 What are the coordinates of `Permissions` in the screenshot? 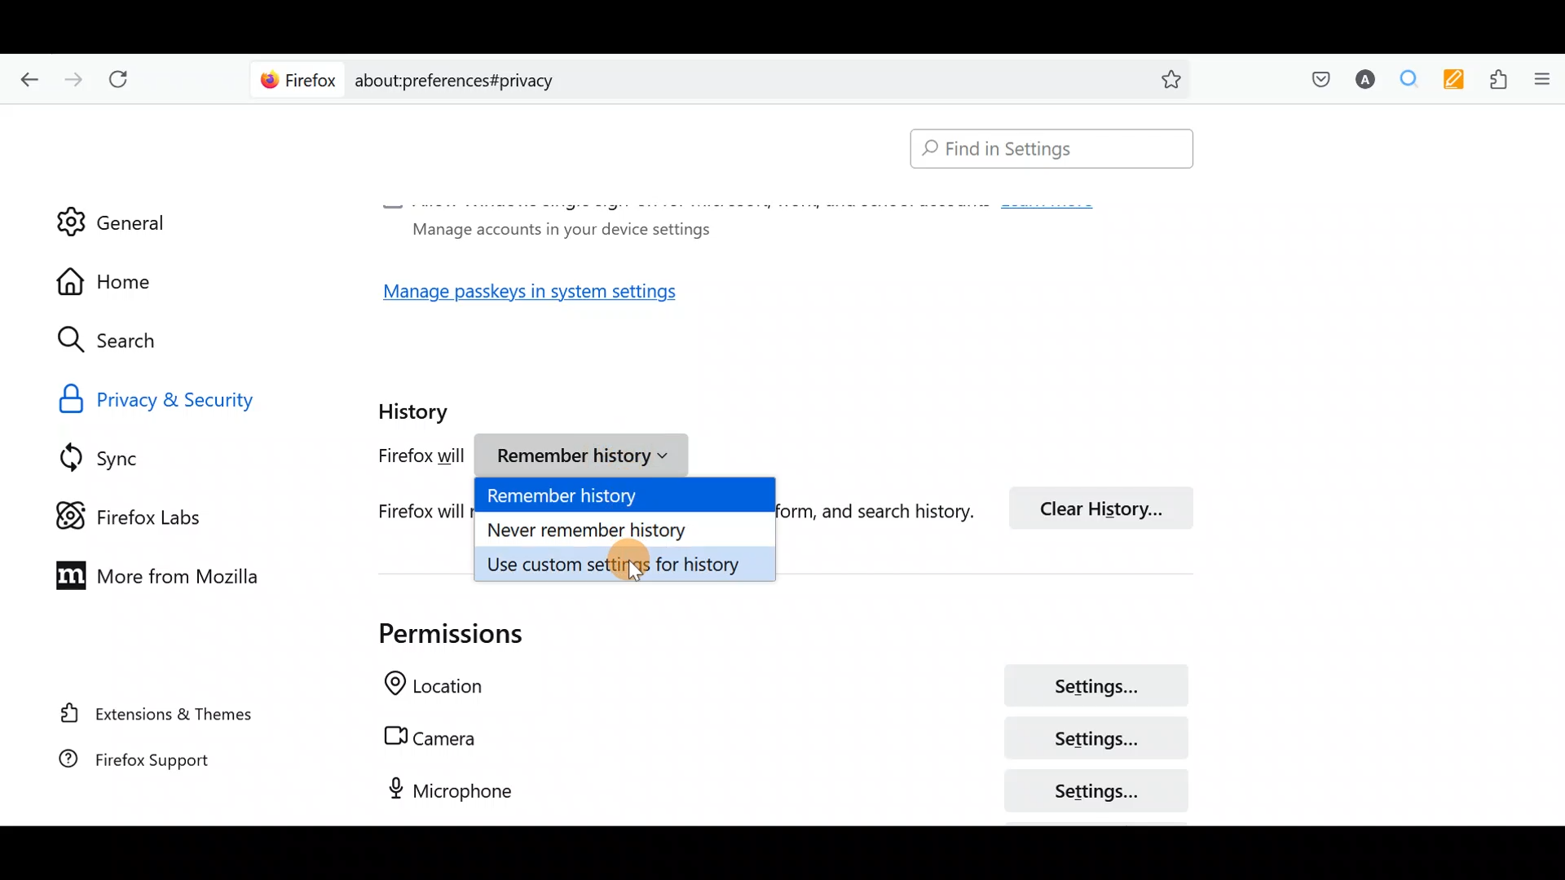 It's located at (433, 633).